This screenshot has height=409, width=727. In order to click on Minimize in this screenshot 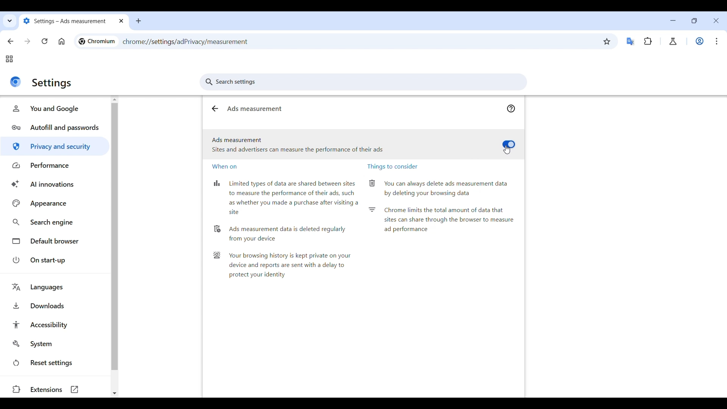, I will do `click(673, 20)`.